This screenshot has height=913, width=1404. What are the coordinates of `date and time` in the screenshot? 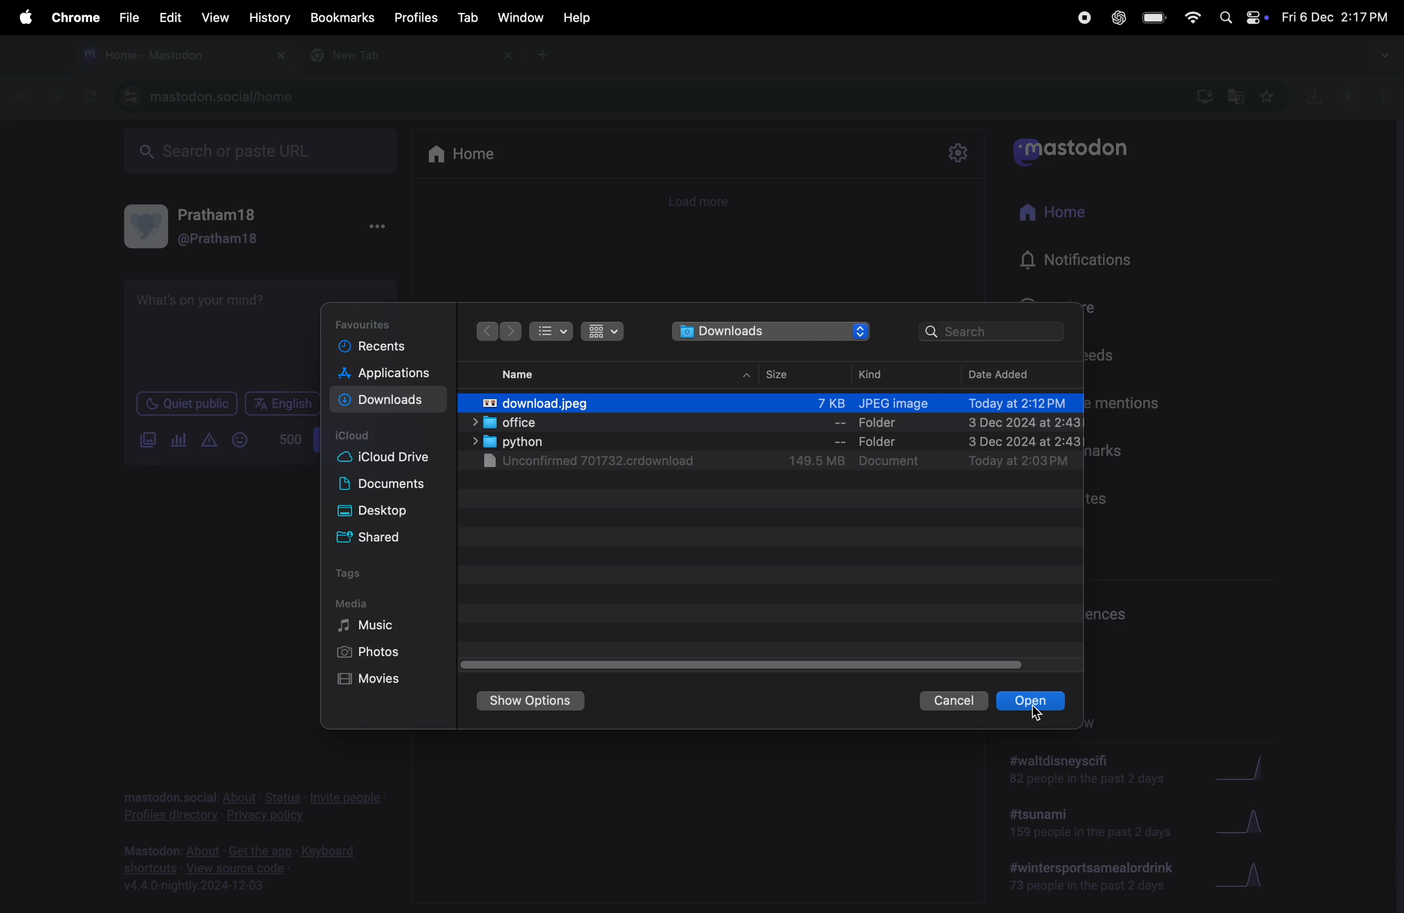 It's located at (1334, 17).